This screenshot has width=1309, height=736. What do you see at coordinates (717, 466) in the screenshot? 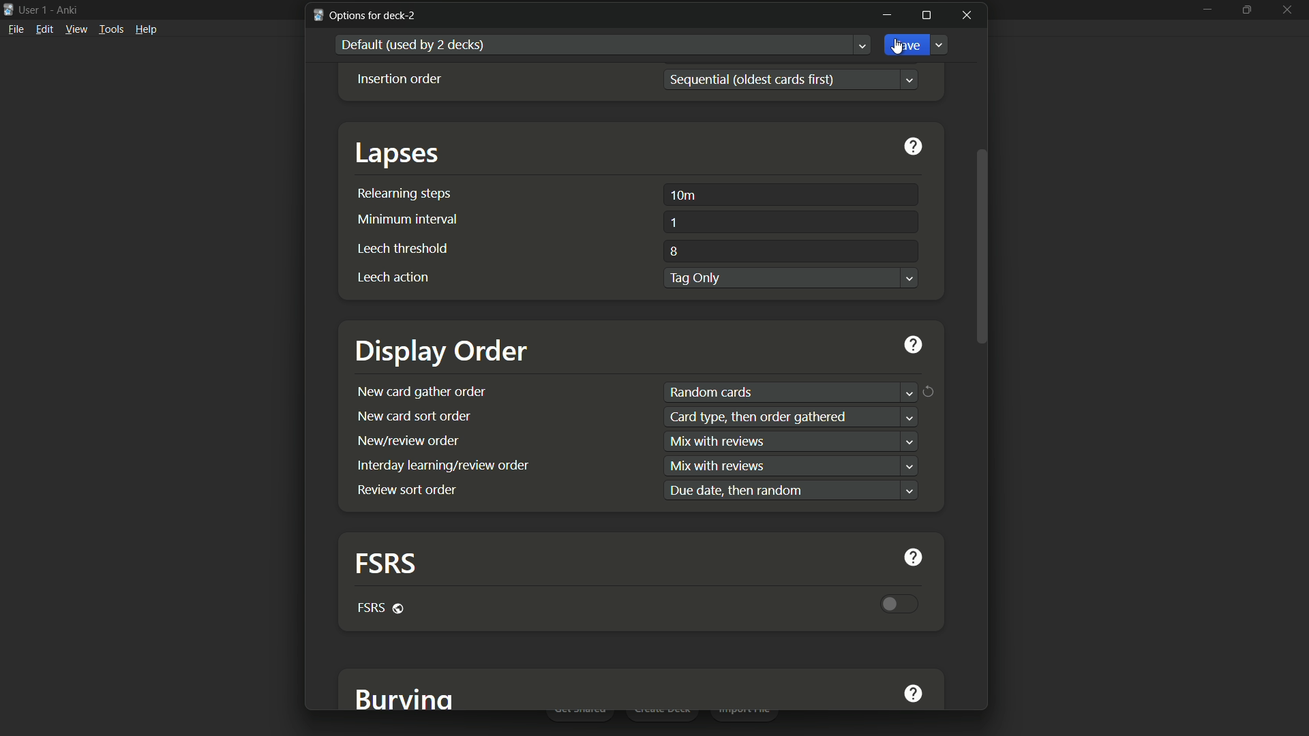
I see `text` at bounding box center [717, 466].